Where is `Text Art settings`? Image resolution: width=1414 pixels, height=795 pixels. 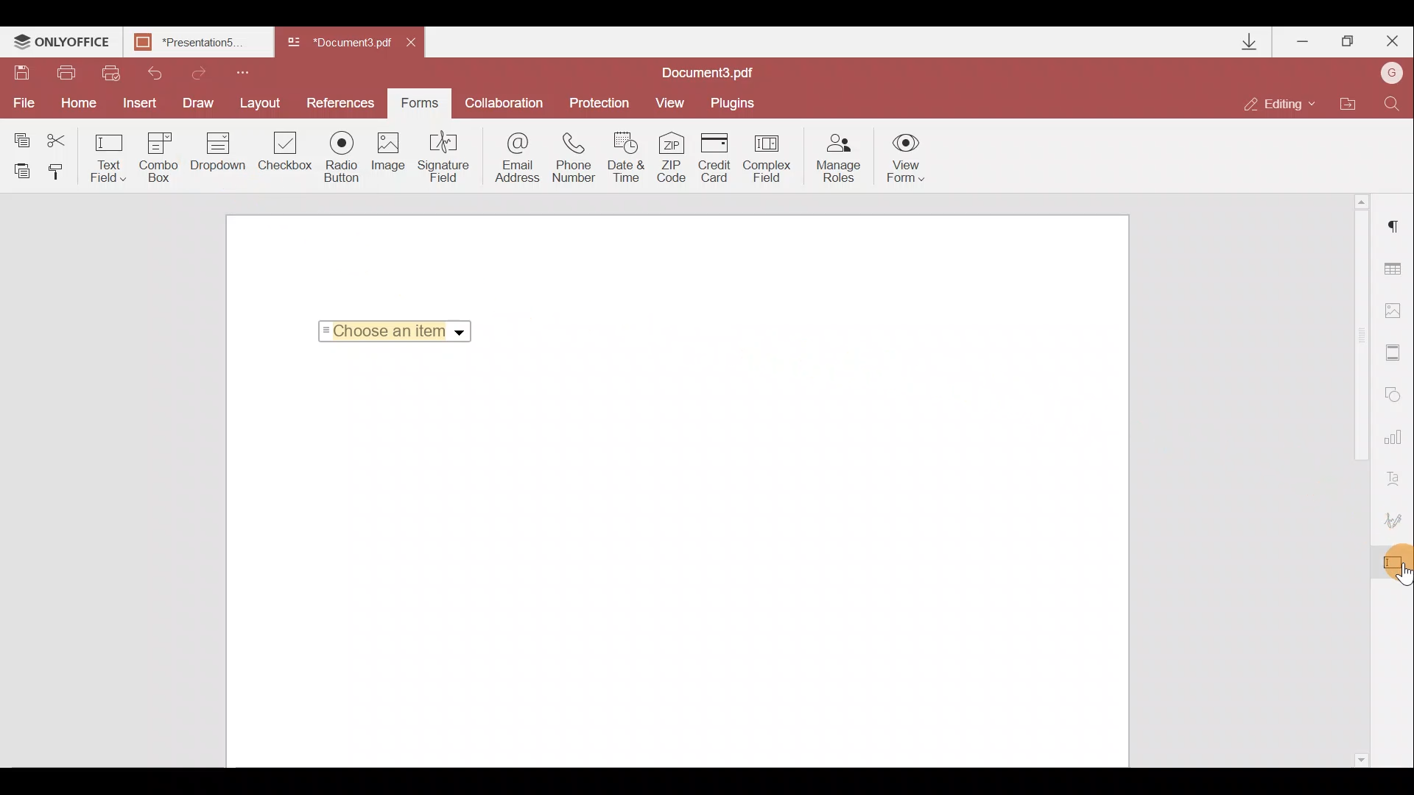
Text Art settings is located at coordinates (1398, 477).